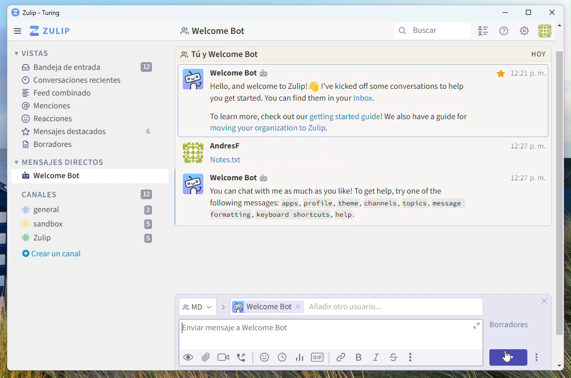  I want to click on hide menu, so click(560, 27).